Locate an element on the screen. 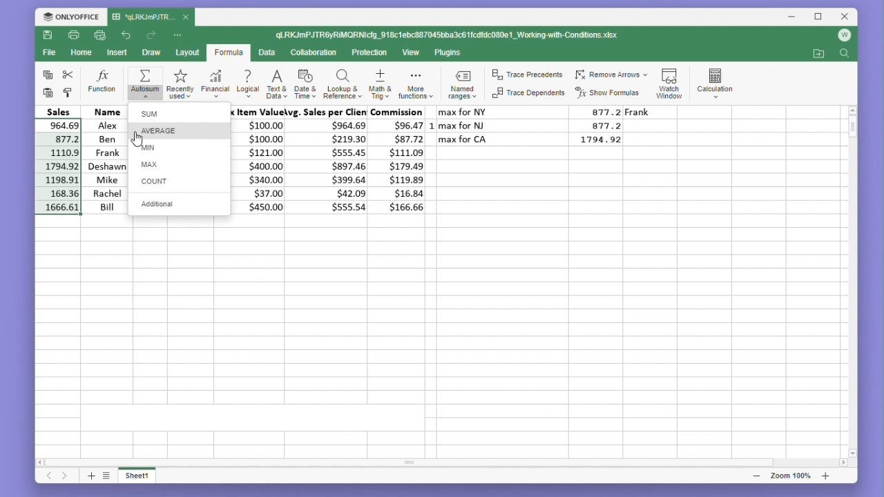  Redo is located at coordinates (152, 35).